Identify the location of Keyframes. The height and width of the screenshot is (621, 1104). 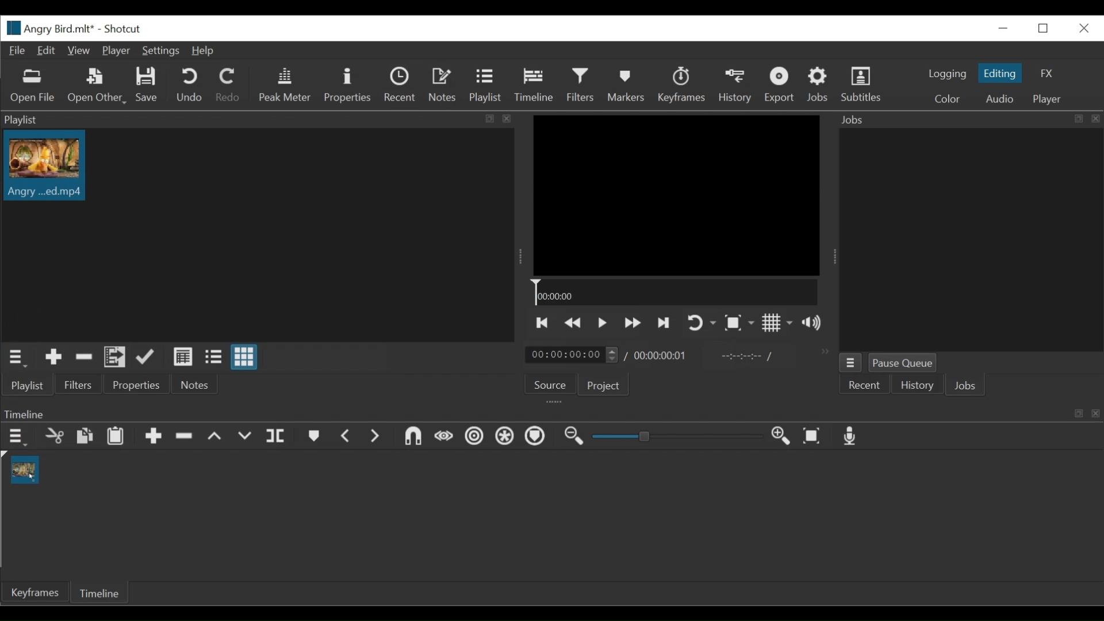
(681, 85).